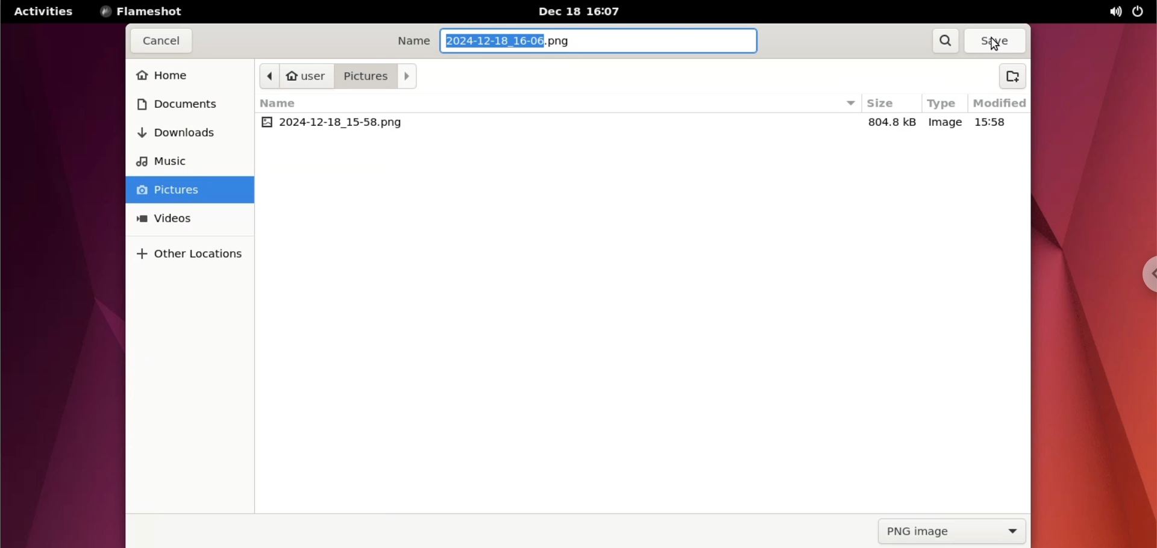  I want to click on Activities, so click(42, 11).